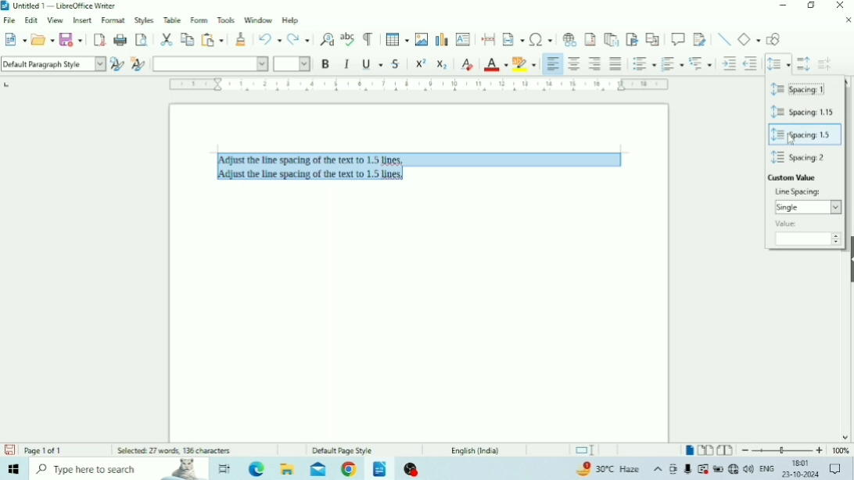  What do you see at coordinates (464, 39) in the screenshot?
I see `Insert Text Box` at bounding box center [464, 39].